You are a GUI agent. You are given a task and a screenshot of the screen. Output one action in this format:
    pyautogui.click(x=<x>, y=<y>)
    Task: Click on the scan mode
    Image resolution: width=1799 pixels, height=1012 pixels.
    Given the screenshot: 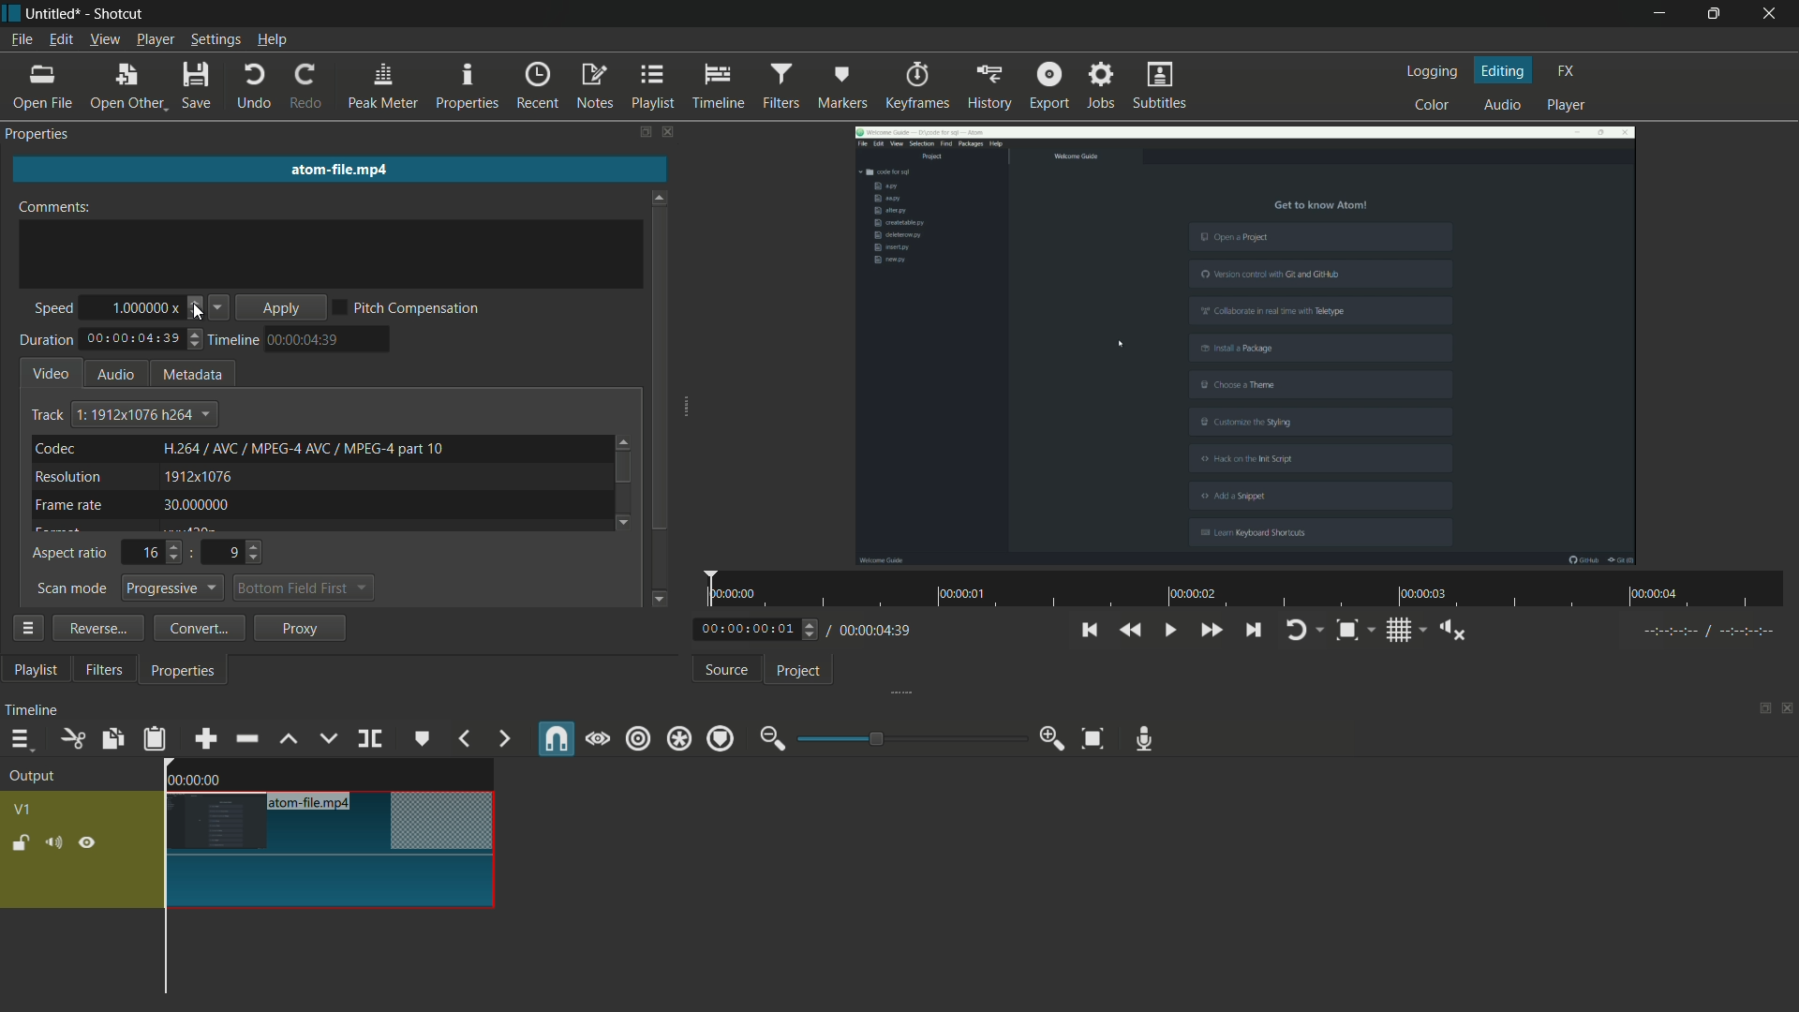 What is the action you would take?
    pyautogui.click(x=71, y=589)
    